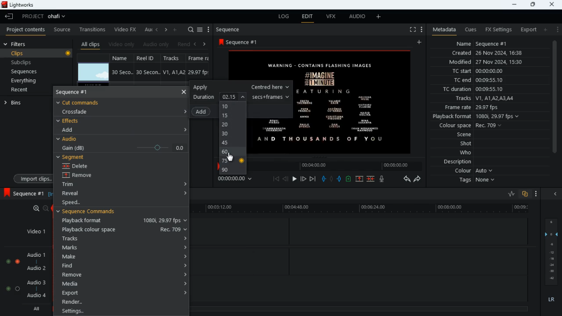 This screenshot has width=562, height=316. I want to click on sequence commands, so click(93, 213).